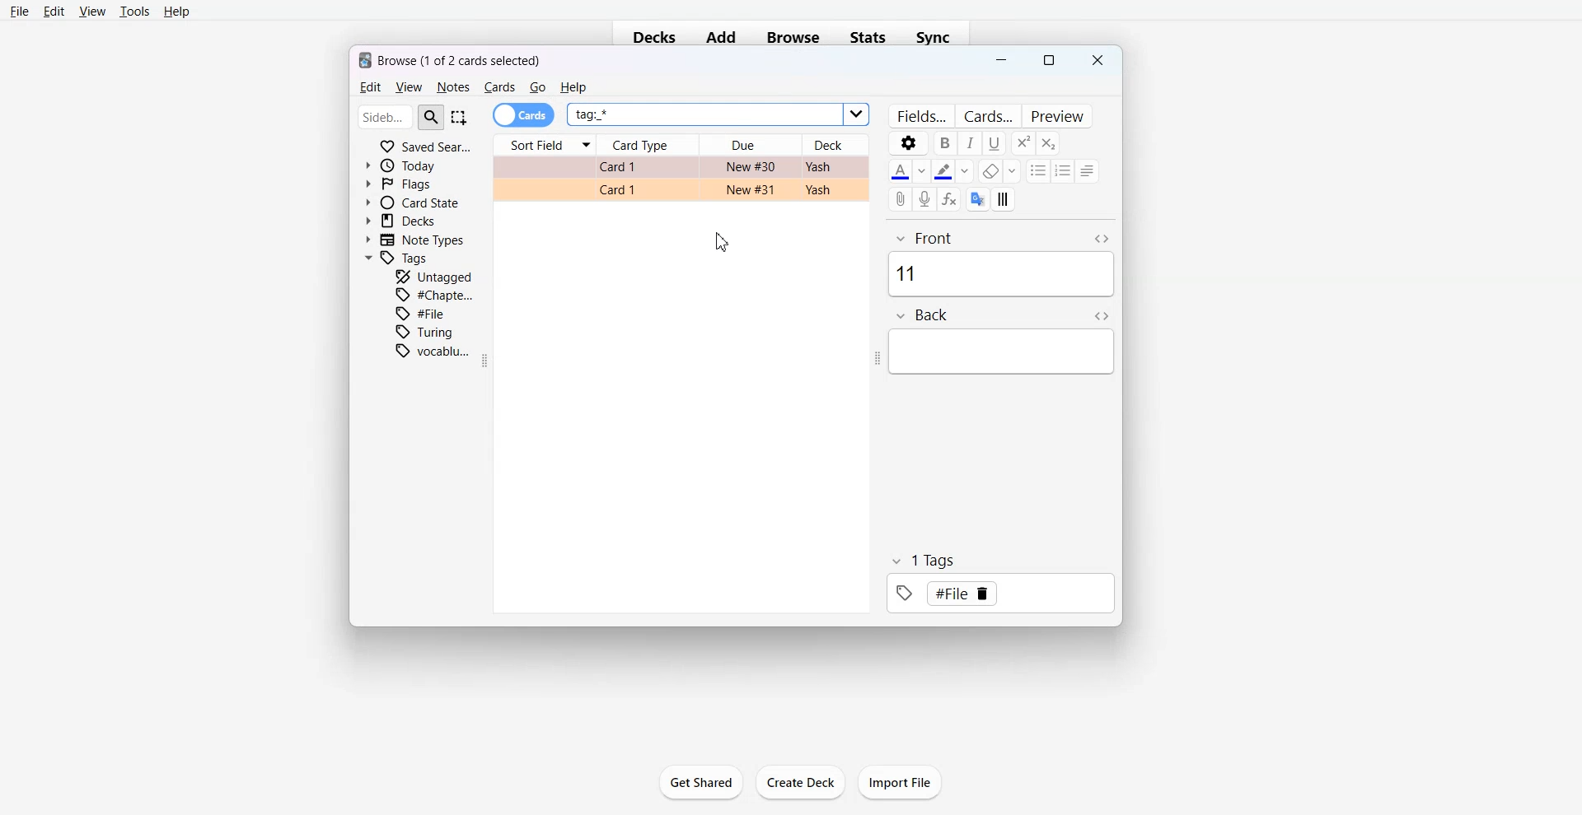  I want to click on Edit, so click(54, 11).